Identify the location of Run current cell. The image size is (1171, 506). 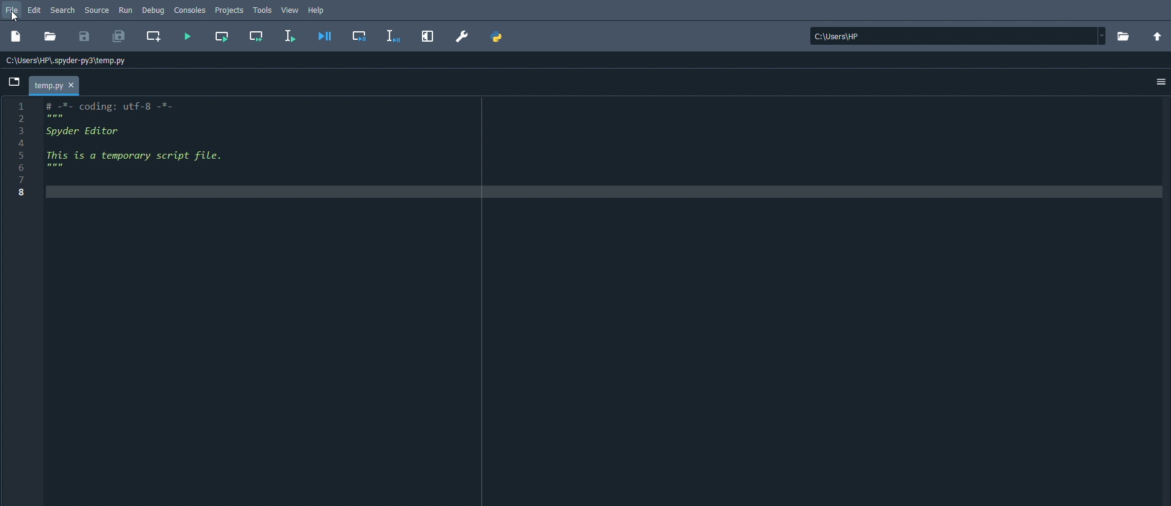
(222, 36).